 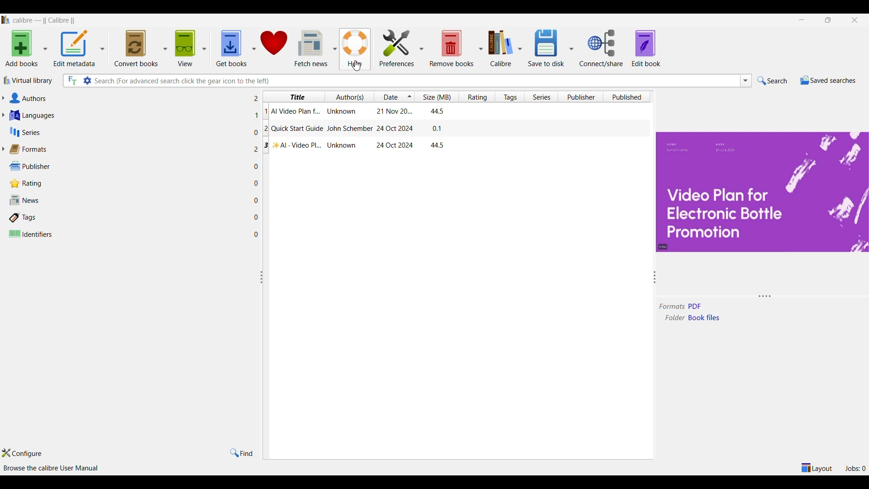 I want to click on Convert book options, so click(x=165, y=49).